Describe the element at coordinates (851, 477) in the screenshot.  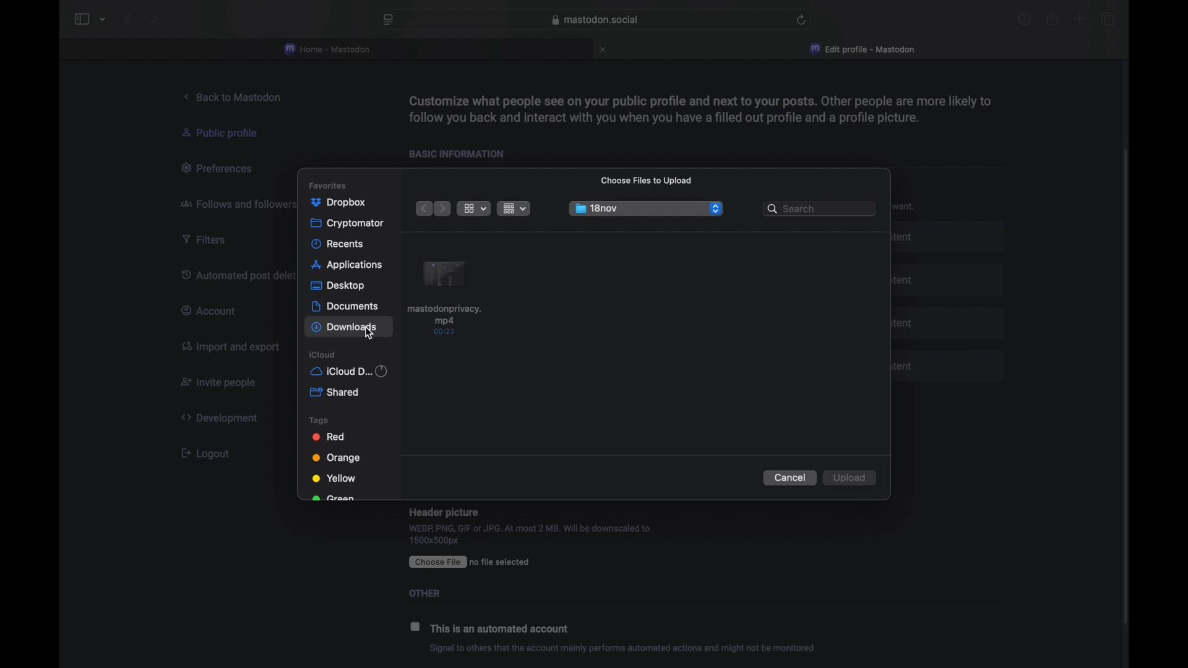
I see `upload` at that location.